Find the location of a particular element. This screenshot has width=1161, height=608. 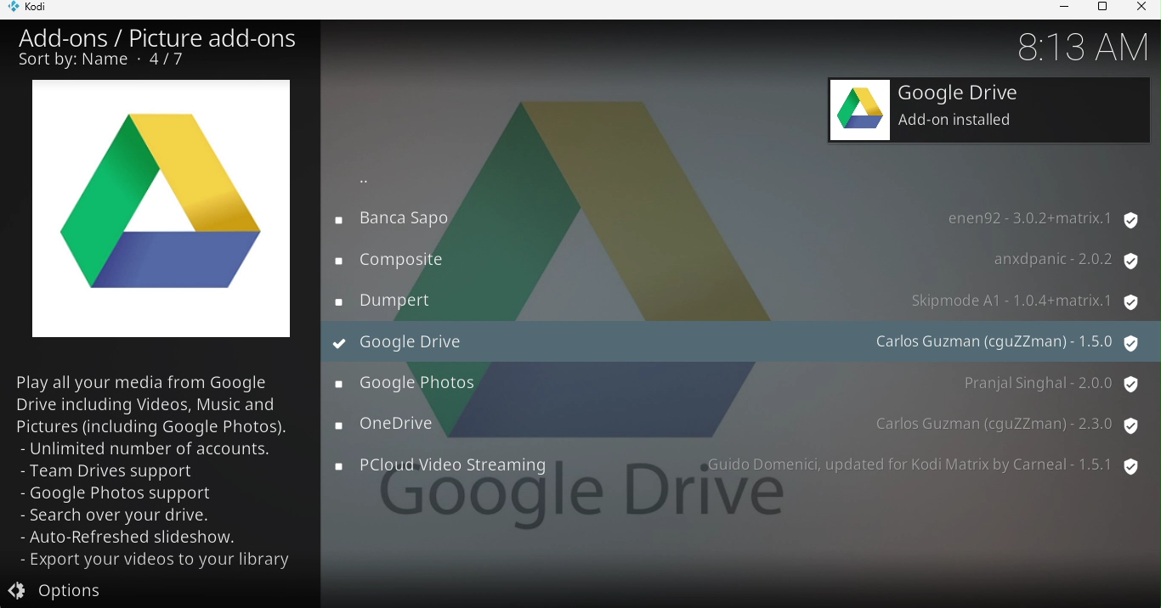

Add-ons/Picture add-ons Sort by name is located at coordinates (157, 48).